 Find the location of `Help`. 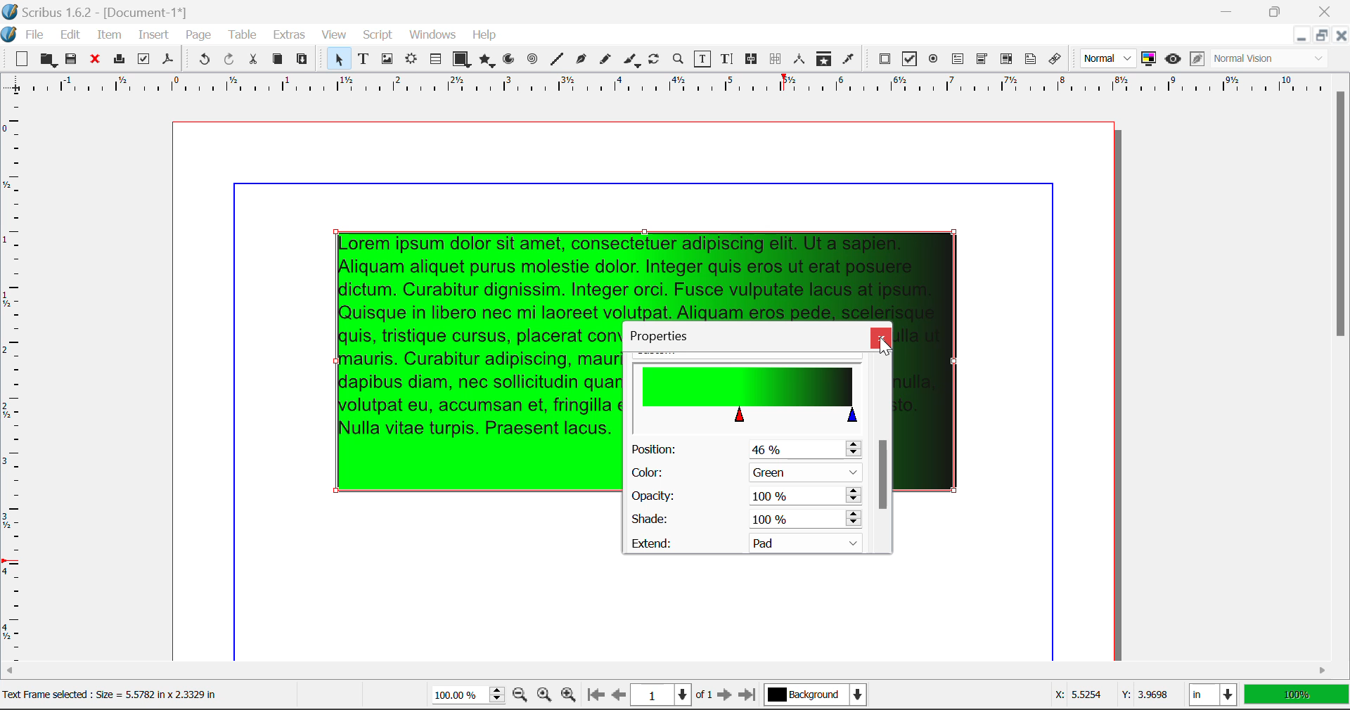

Help is located at coordinates (484, 35).